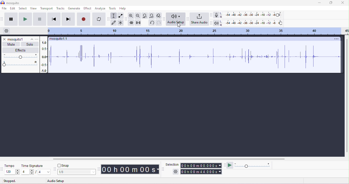  What do you see at coordinates (39, 19) in the screenshot?
I see `stop` at bounding box center [39, 19].